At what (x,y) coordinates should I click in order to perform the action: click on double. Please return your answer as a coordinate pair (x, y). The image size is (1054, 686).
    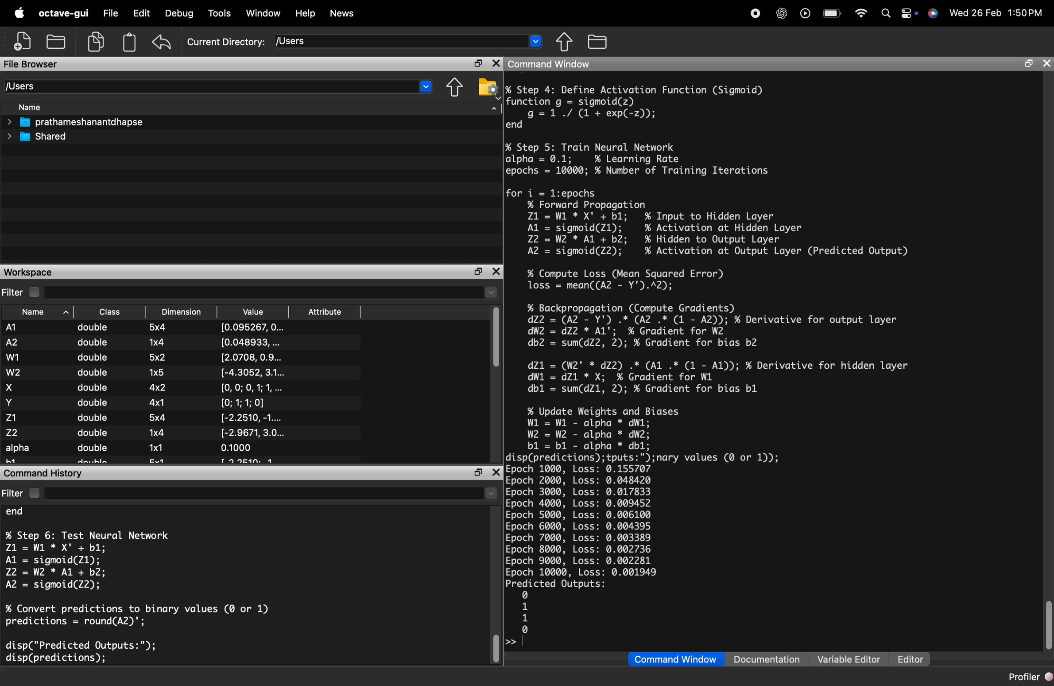
    Looking at the image, I should click on (93, 328).